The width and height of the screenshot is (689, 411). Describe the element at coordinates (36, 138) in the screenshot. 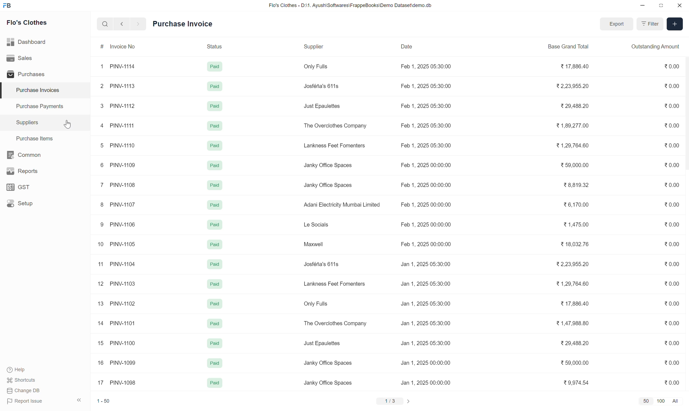

I see `Purchase Items` at that location.